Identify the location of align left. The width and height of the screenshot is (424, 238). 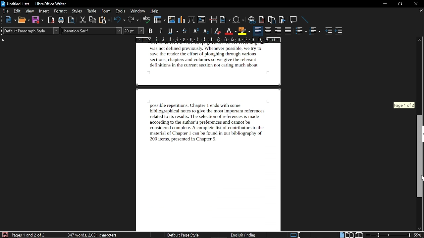
(257, 31).